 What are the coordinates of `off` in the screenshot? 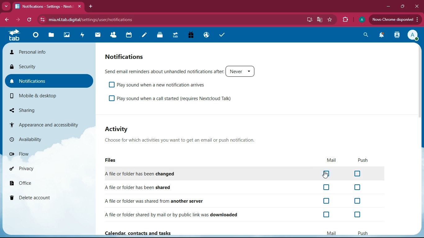 It's located at (358, 174).